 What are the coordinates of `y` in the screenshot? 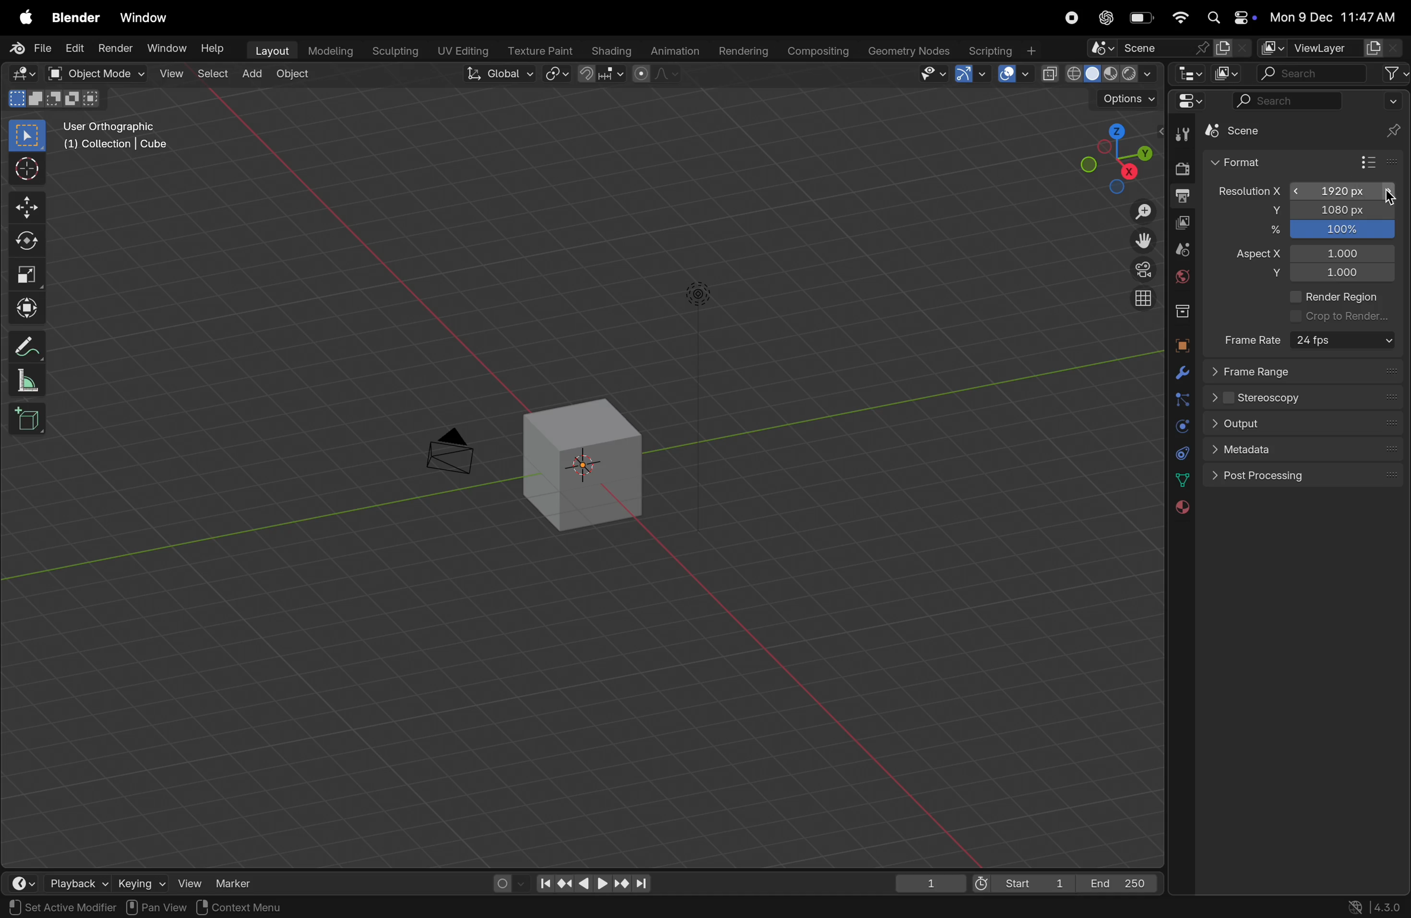 It's located at (1269, 274).